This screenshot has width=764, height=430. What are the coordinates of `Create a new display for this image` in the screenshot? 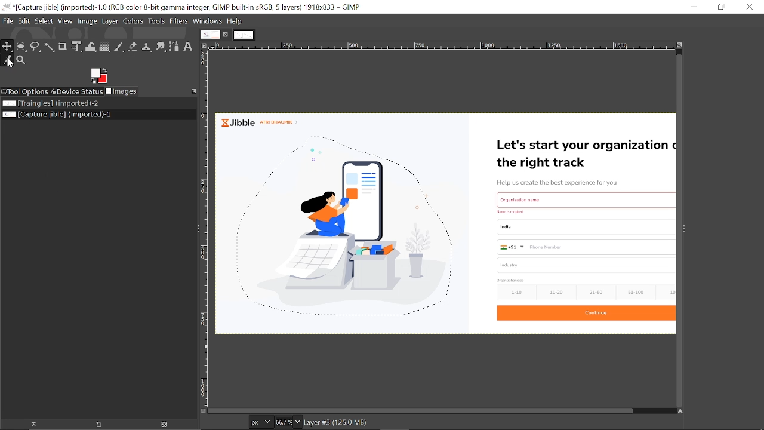 It's located at (95, 425).